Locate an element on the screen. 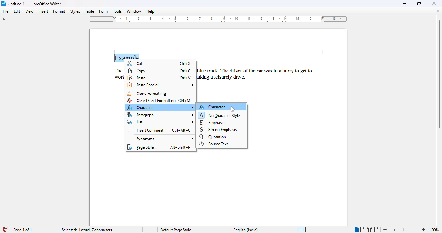  Alt+Shift+P is located at coordinates (180, 147).